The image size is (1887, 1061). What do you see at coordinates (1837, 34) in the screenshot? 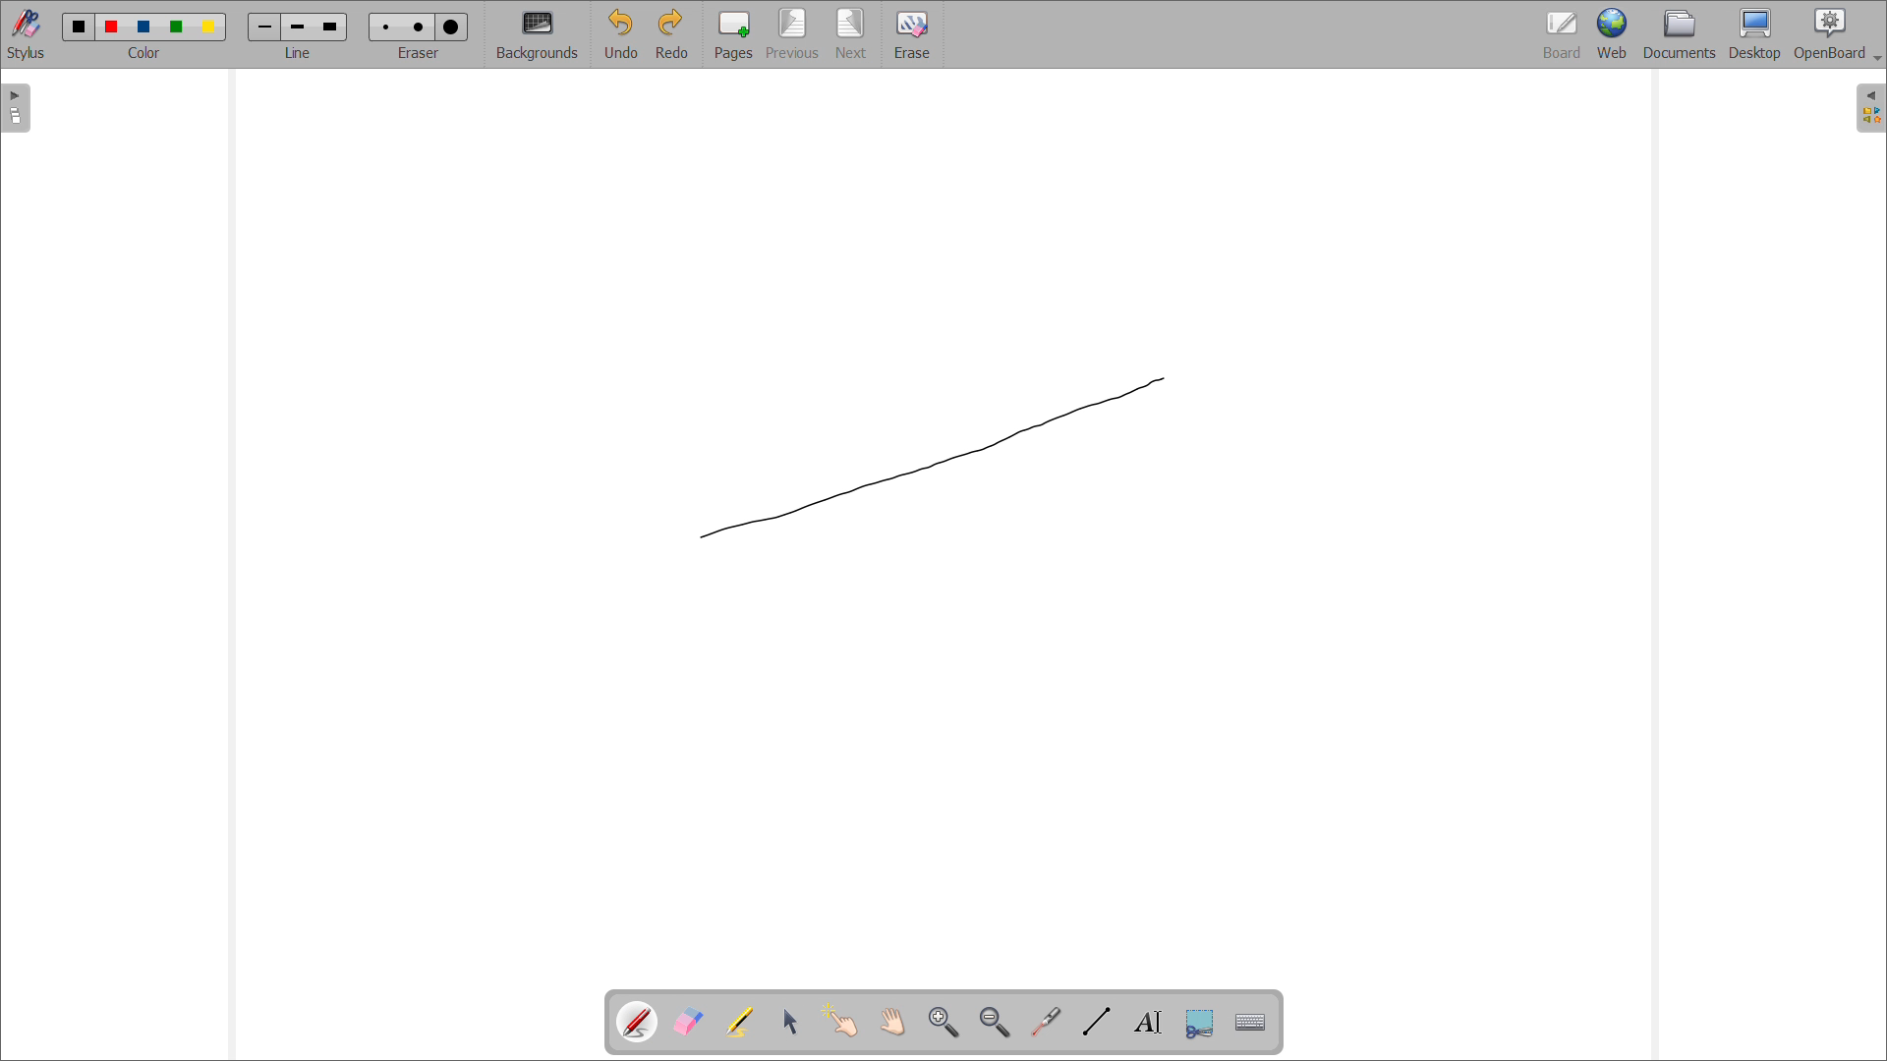
I see `openboard settings` at bounding box center [1837, 34].